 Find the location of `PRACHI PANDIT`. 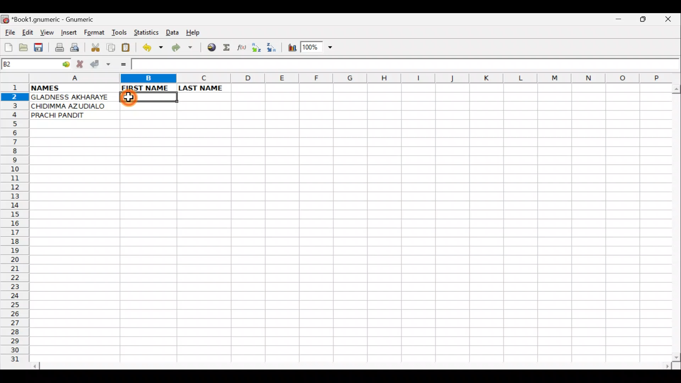

PRACHI PANDIT is located at coordinates (69, 116).